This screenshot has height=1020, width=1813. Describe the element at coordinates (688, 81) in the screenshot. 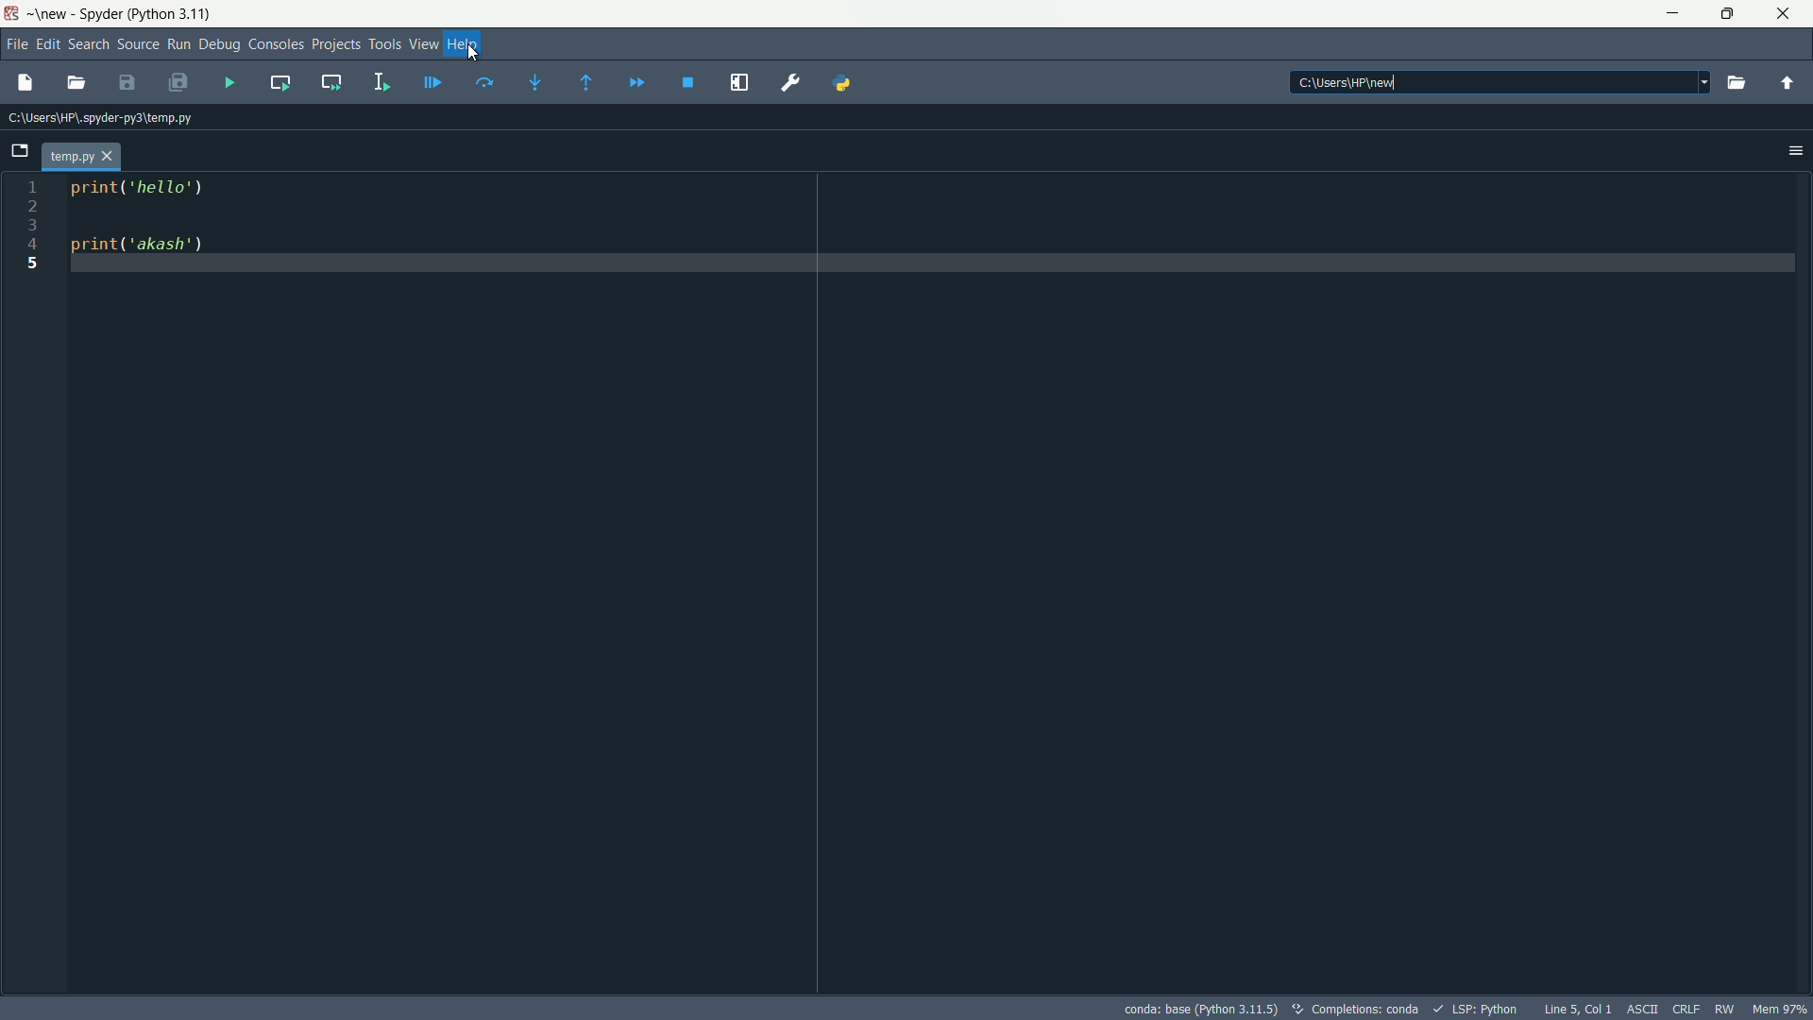

I see `stop debugging` at that location.